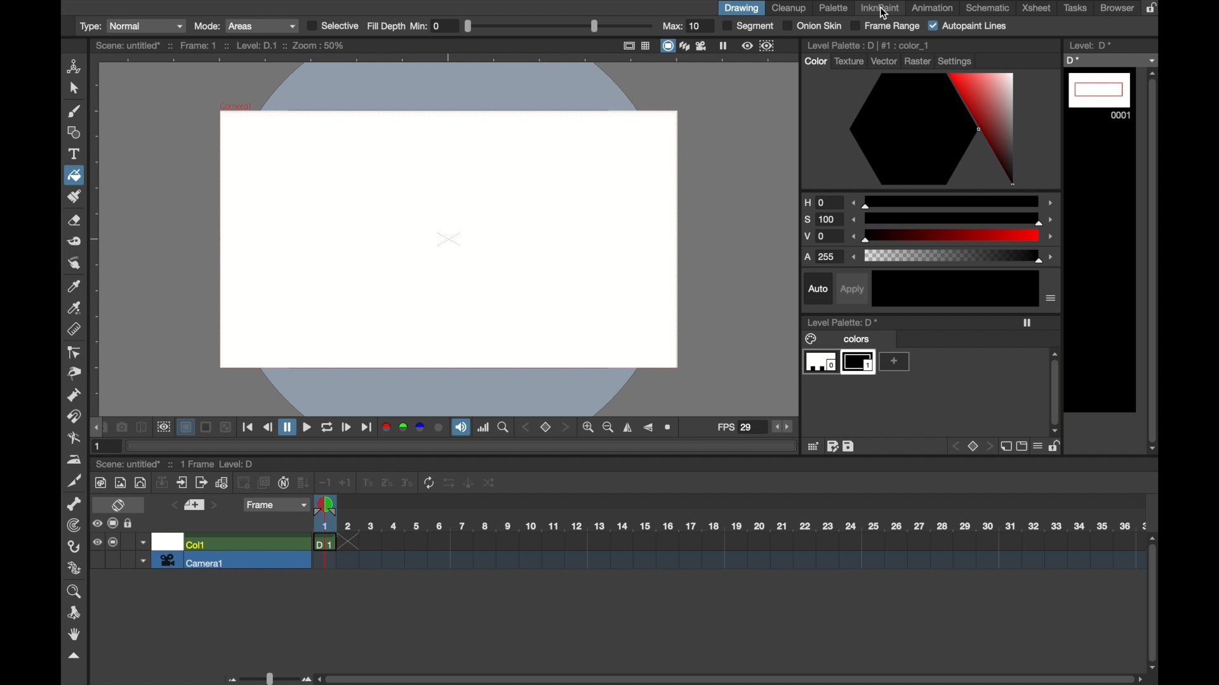  Describe the element at coordinates (813, 446) in the screenshot. I see `grid` at that location.